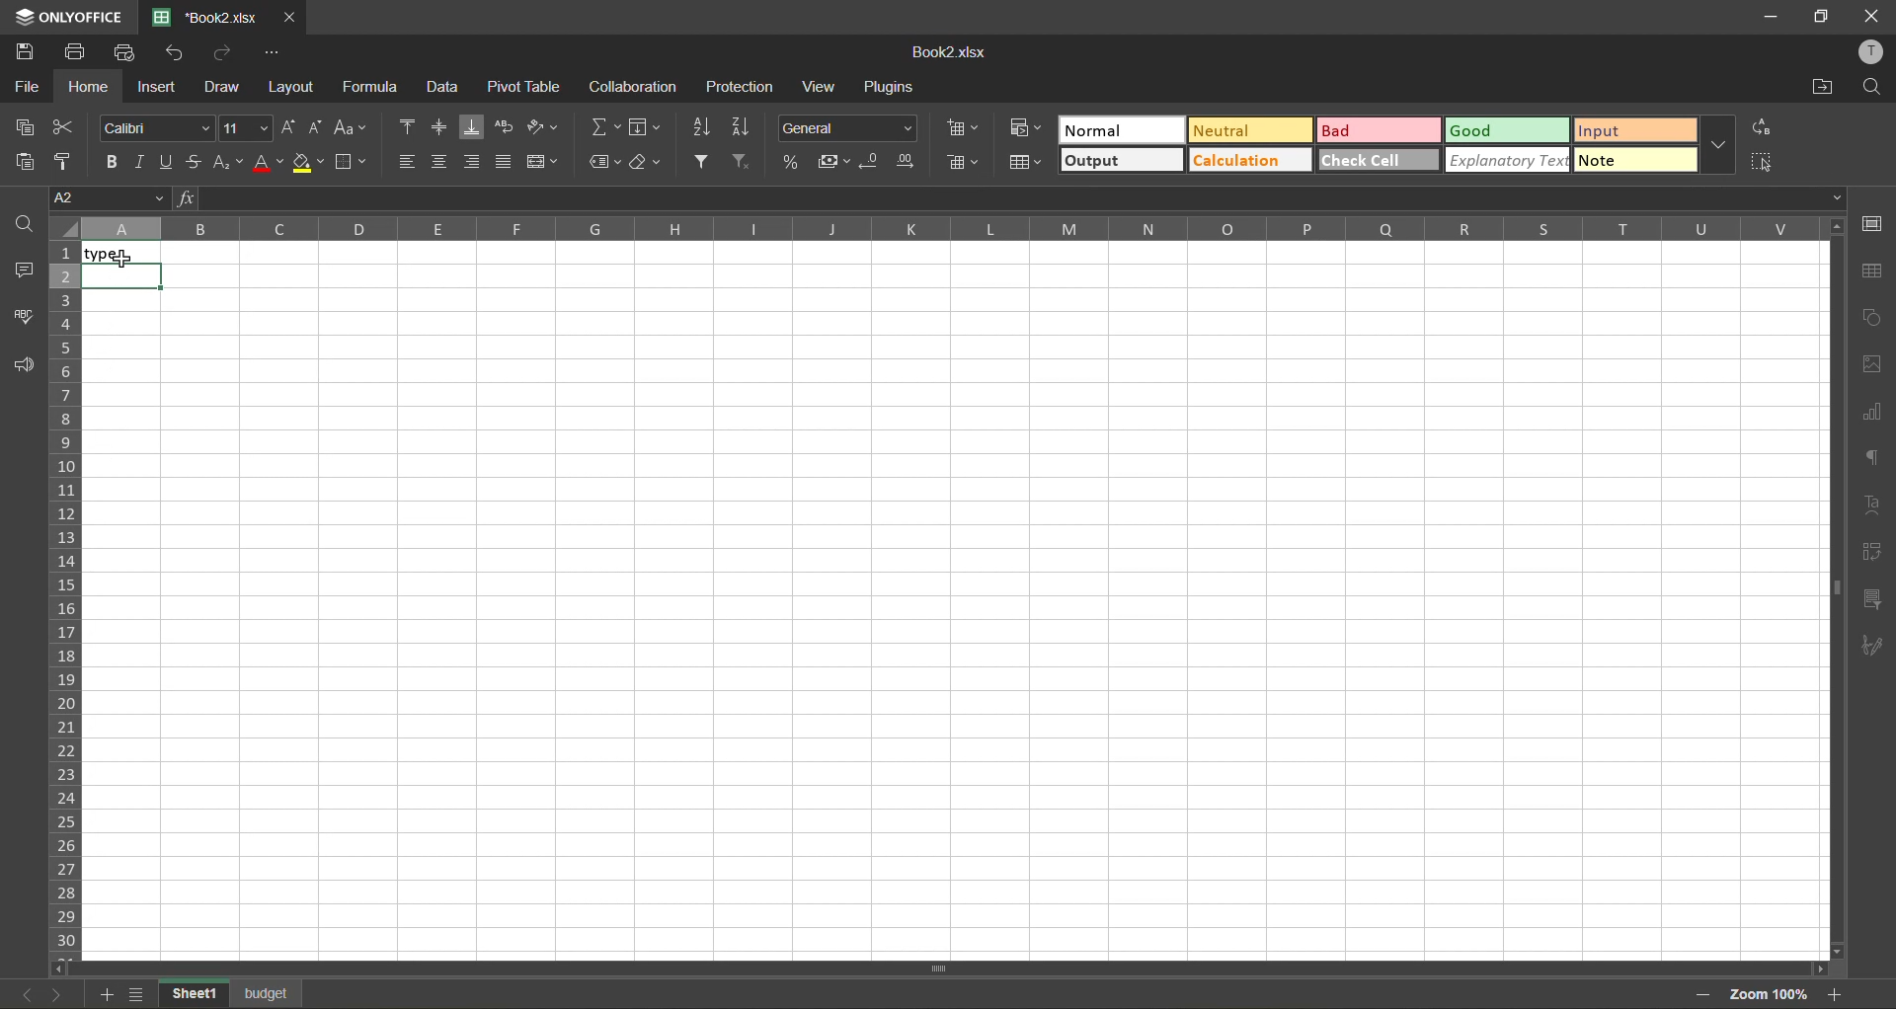 This screenshot has height=1009, width=1896. I want to click on sheet list, so click(136, 995).